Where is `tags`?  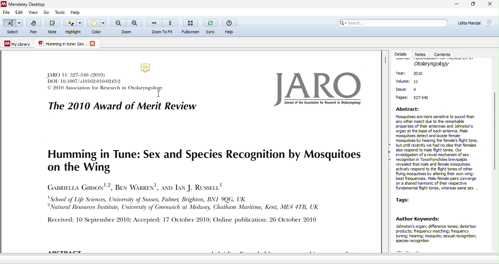
tags is located at coordinates (406, 200).